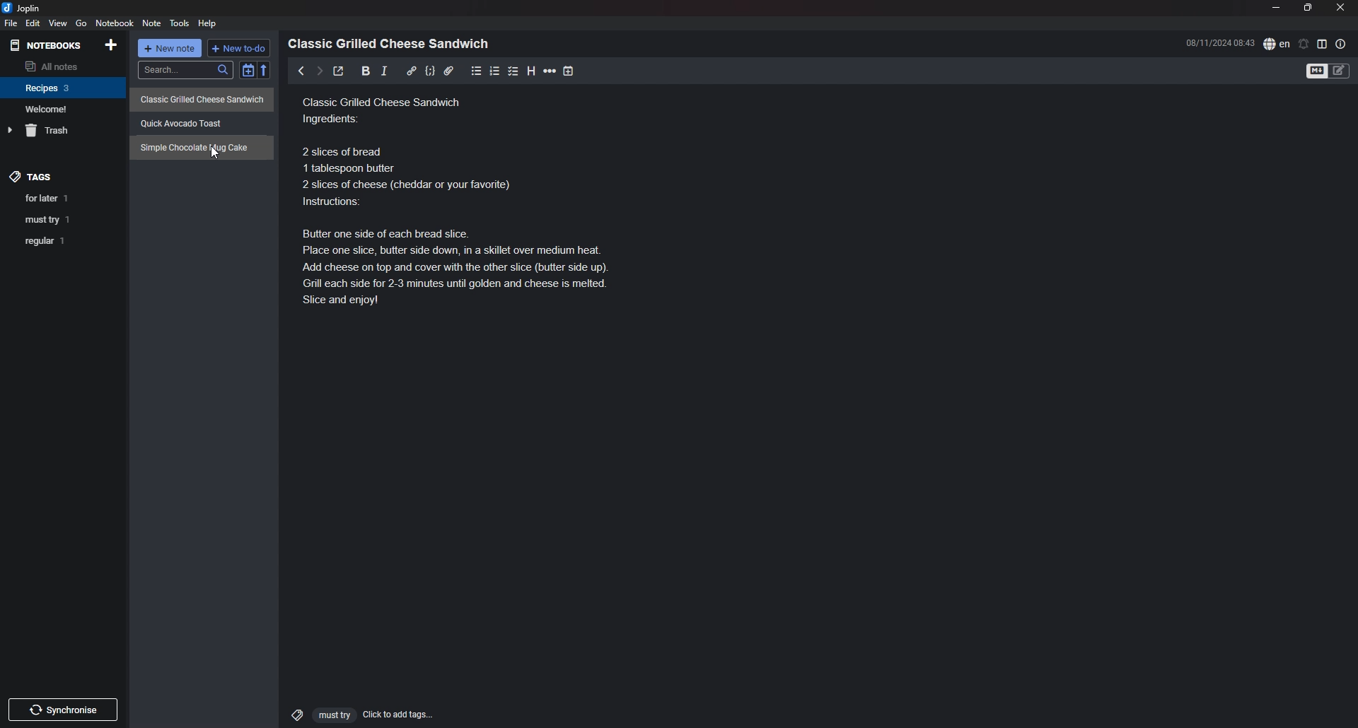  Describe the element at coordinates (1277, 43) in the screenshot. I see `spell check` at that location.